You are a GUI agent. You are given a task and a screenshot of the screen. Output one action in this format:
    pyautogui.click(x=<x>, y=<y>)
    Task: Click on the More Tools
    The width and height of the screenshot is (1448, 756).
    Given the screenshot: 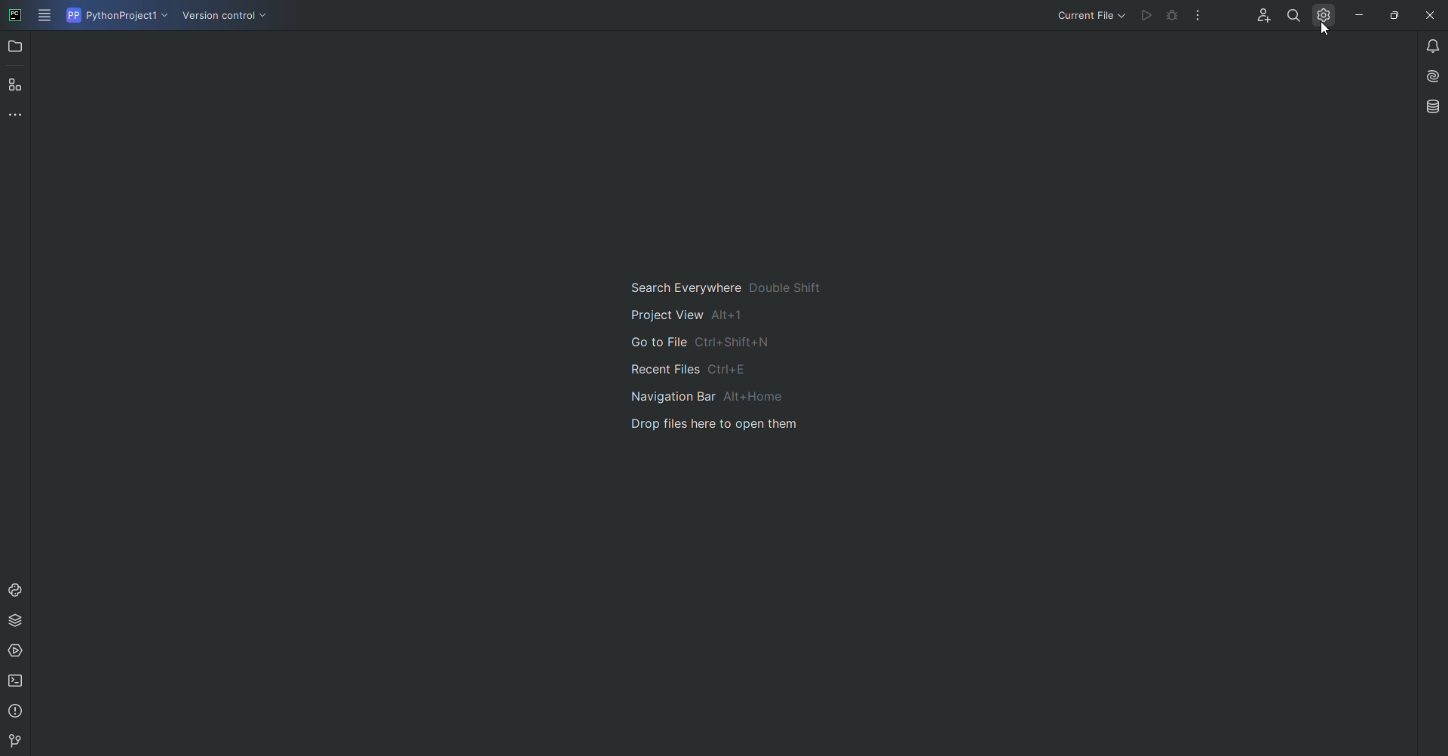 What is the action you would take?
    pyautogui.click(x=19, y=114)
    